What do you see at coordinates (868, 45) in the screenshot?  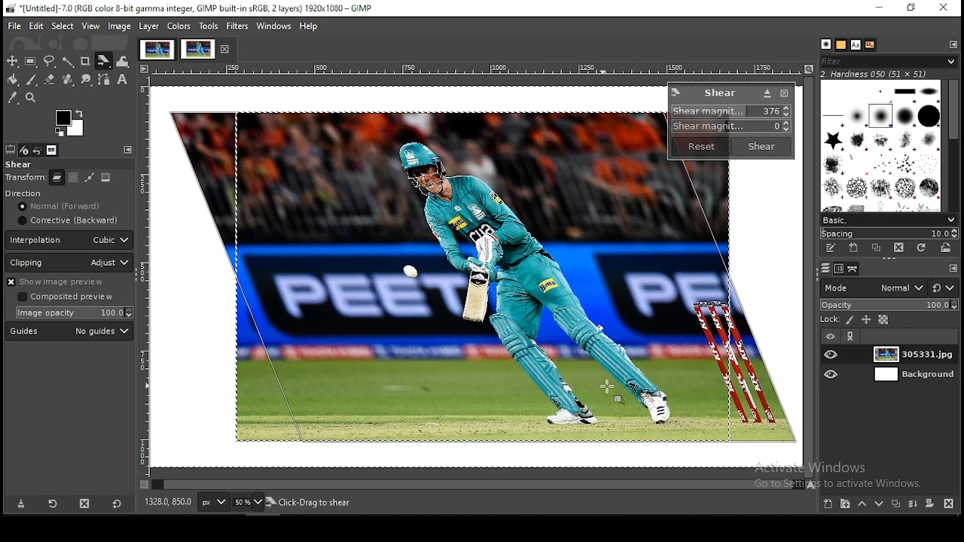 I see `document history` at bounding box center [868, 45].